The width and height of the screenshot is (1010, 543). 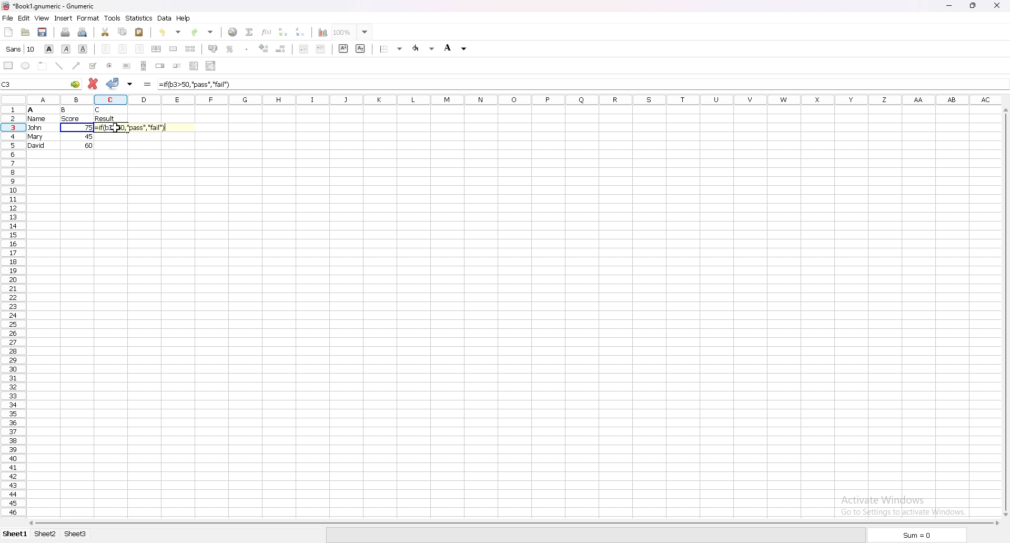 I want to click on 60, so click(x=89, y=145).